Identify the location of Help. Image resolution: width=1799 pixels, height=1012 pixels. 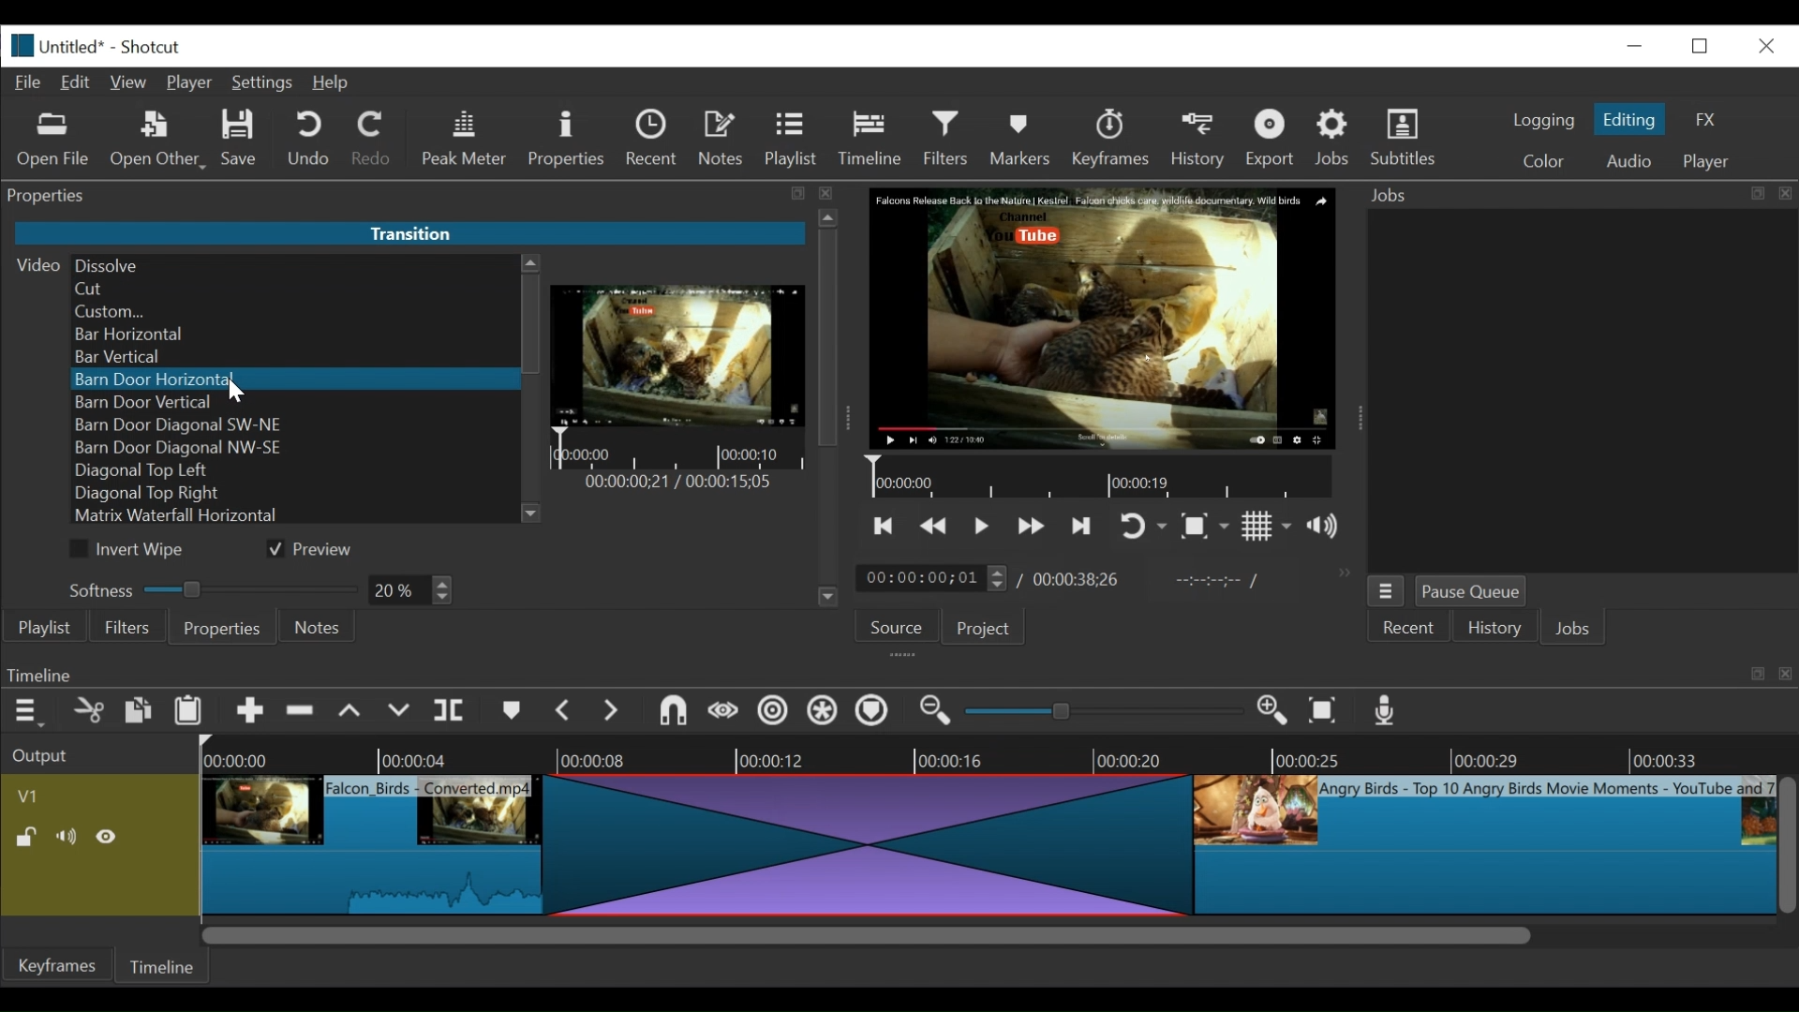
(331, 83).